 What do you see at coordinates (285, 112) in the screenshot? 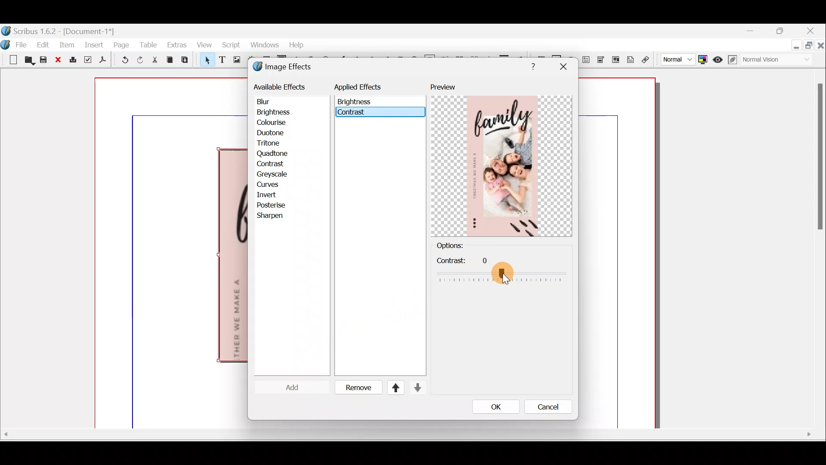
I see `Brightness` at bounding box center [285, 112].